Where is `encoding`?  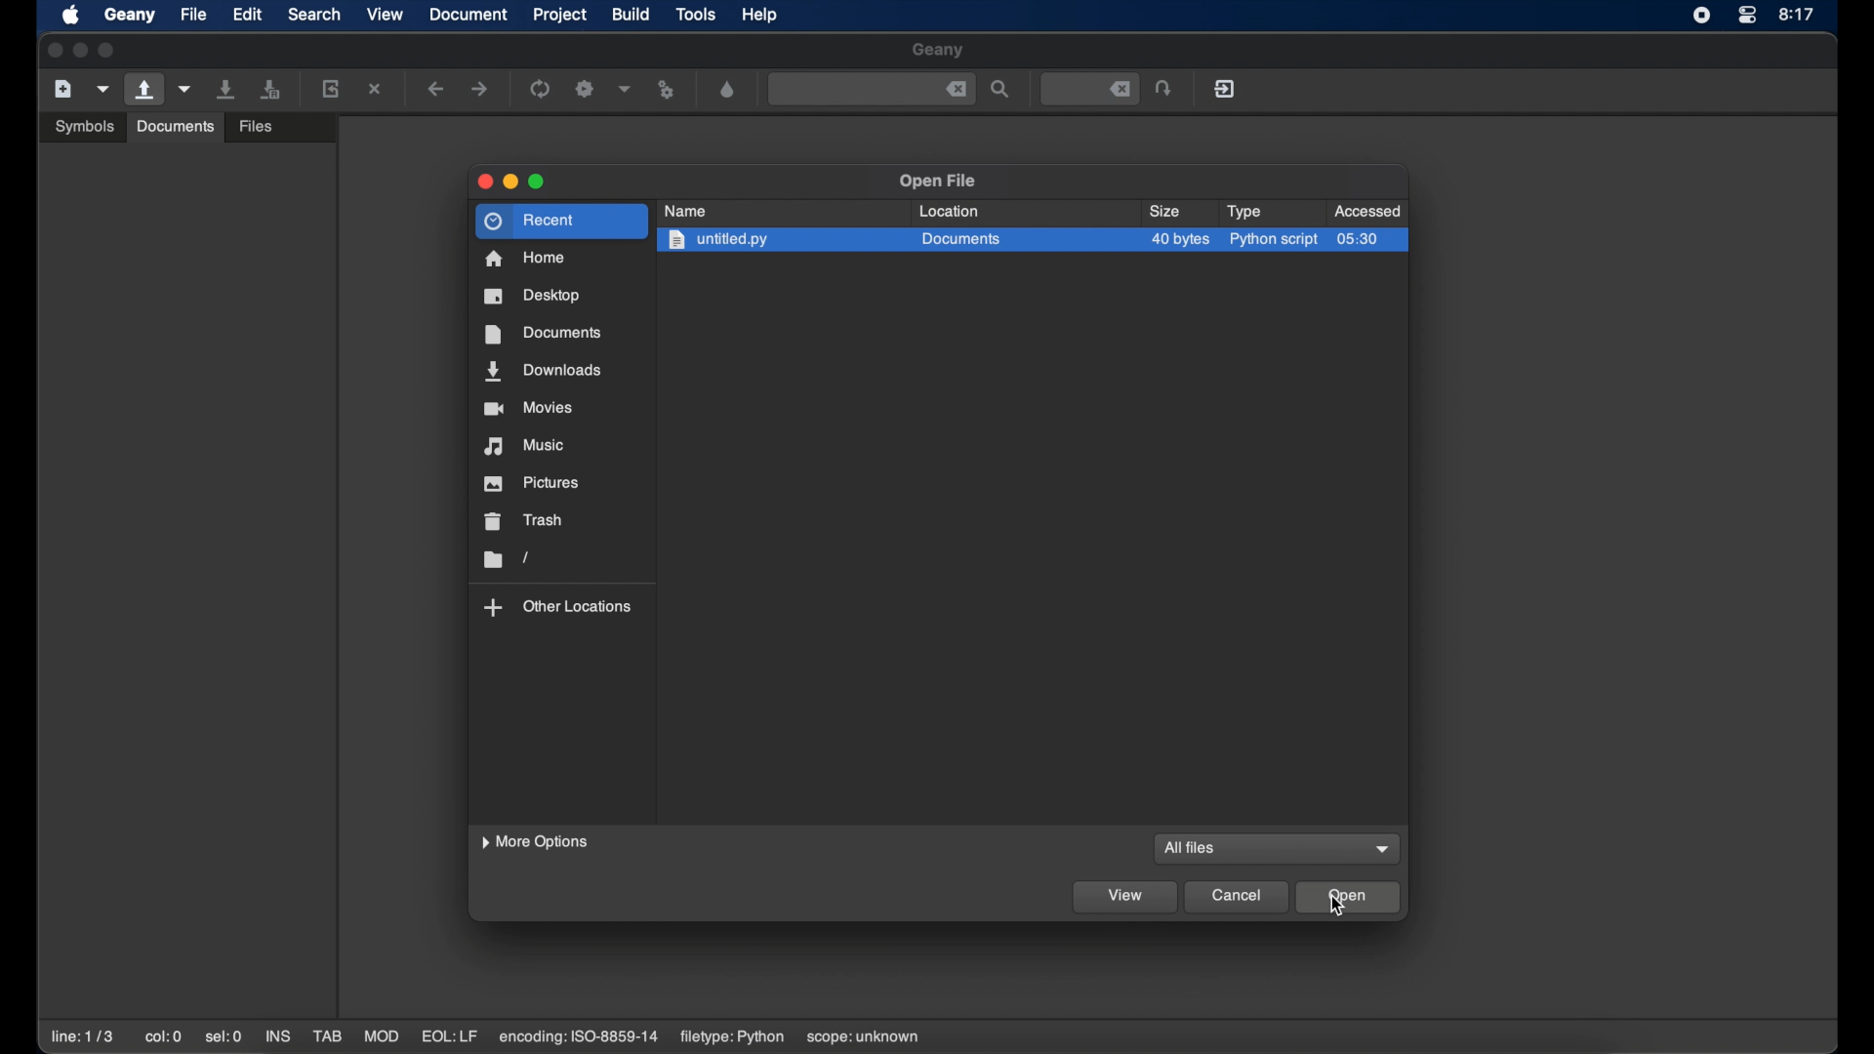 encoding is located at coordinates (580, 1037).